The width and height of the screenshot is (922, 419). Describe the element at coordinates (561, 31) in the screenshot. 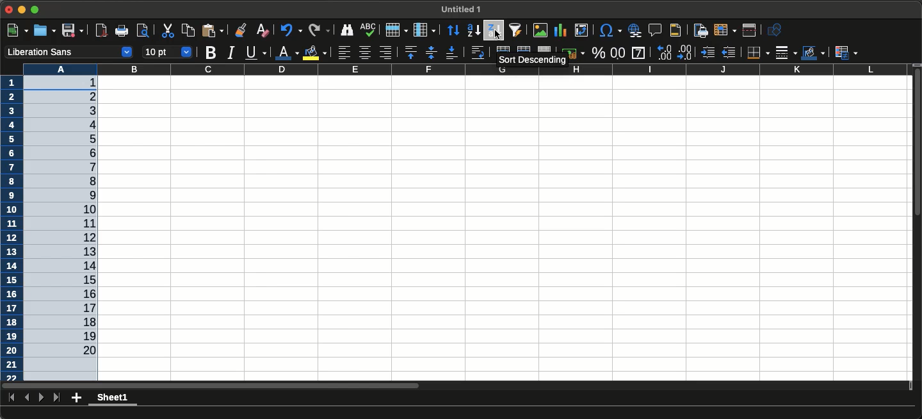

I see `Insert chart` at that location.